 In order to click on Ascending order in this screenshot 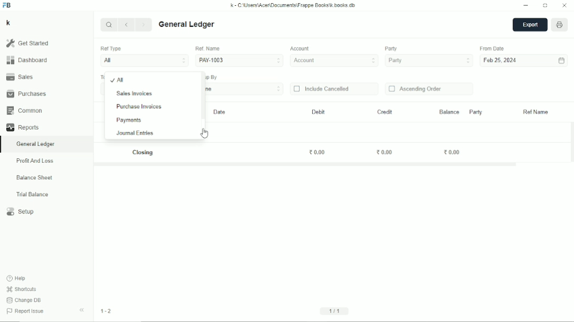, I will do `click(415, 89)`.